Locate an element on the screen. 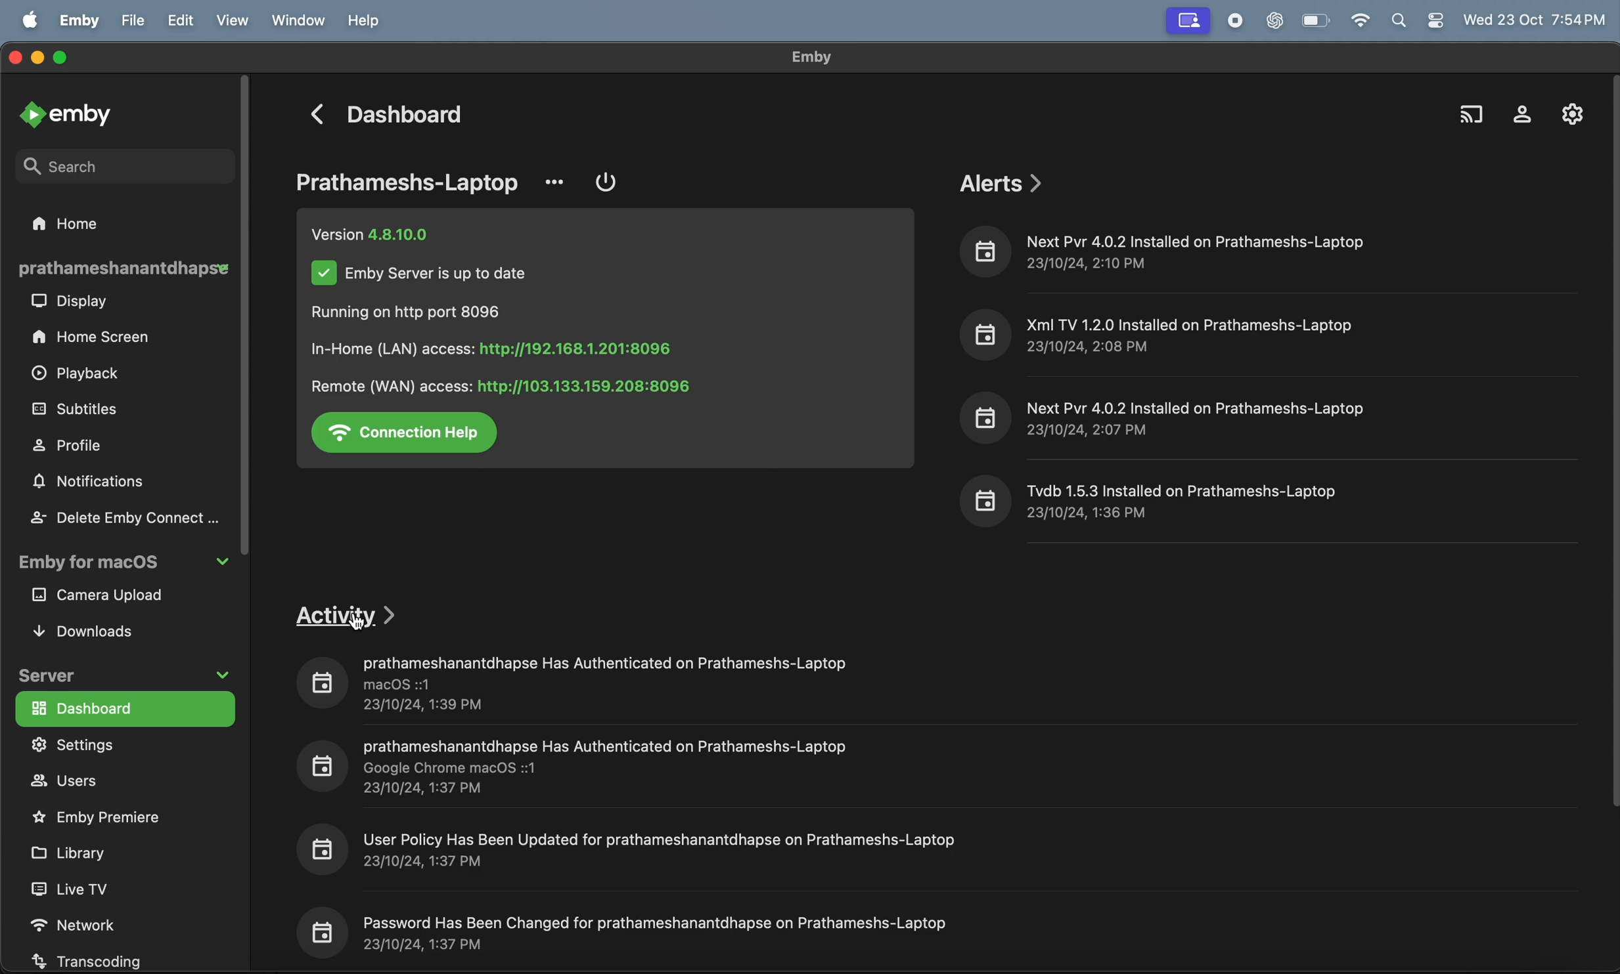 The height and width of the screenshot is (974, 1620). cursor is located at coordinates (360, 624).